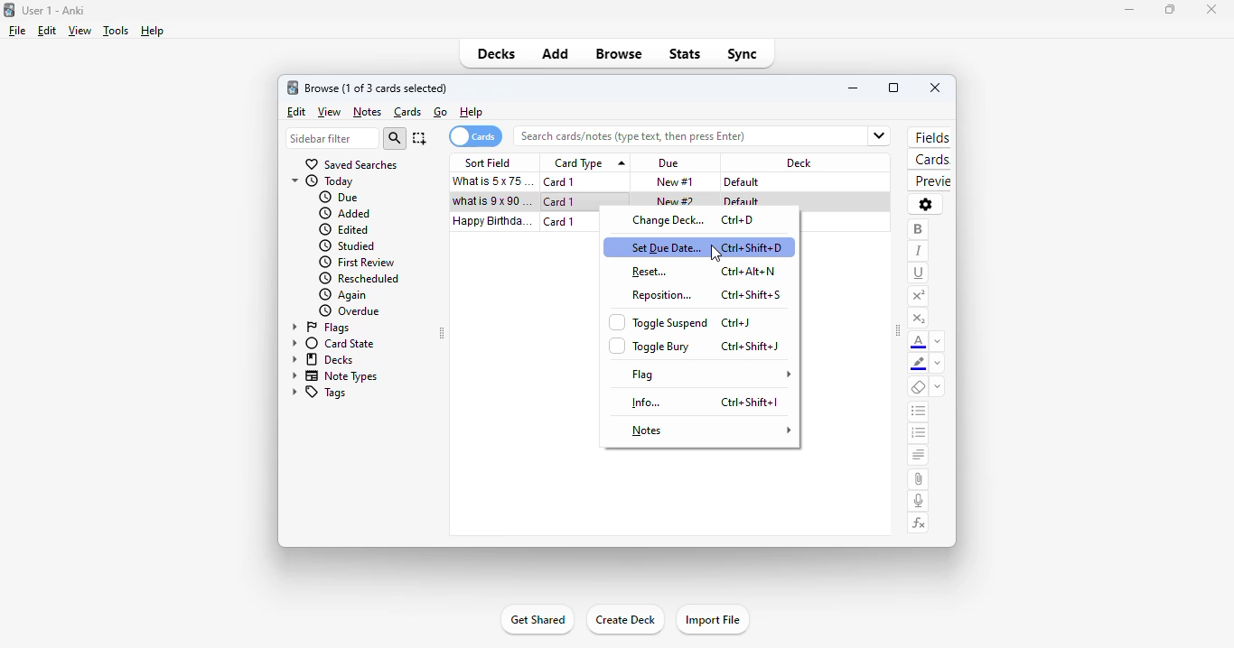  What do you see at coordinates (352, 165) in the screenshot?
I see `saved searches` at bounding box center [352, 165].